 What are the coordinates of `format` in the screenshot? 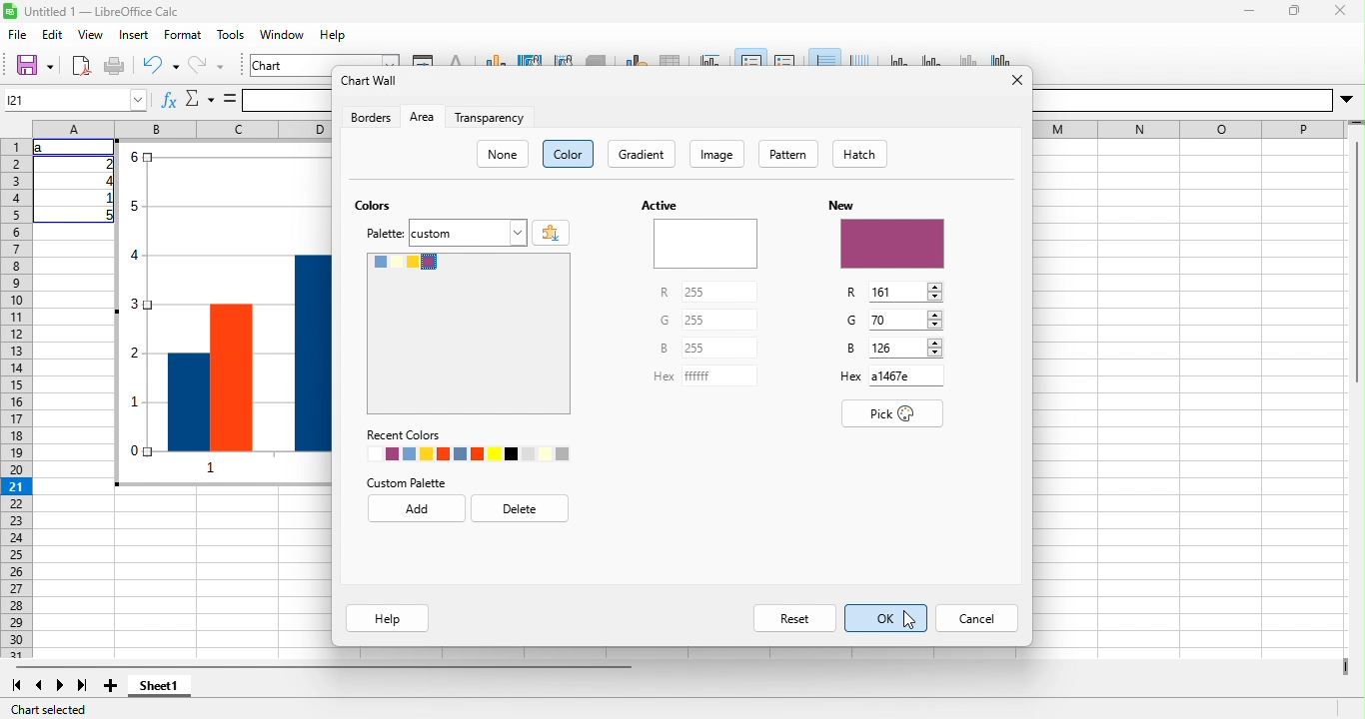 It's located at (183, 34).